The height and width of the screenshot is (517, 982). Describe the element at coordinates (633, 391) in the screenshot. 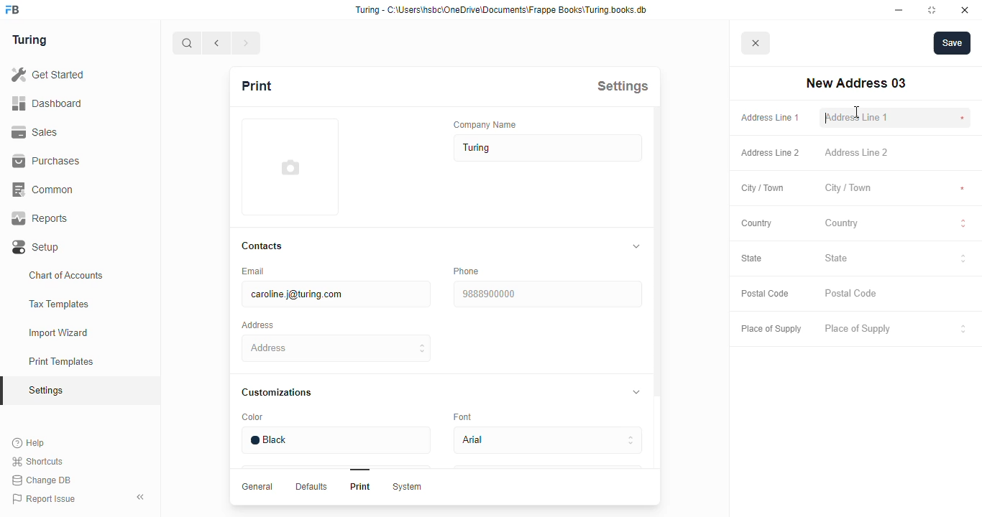

I see `toggle expand/collapse` at that location.